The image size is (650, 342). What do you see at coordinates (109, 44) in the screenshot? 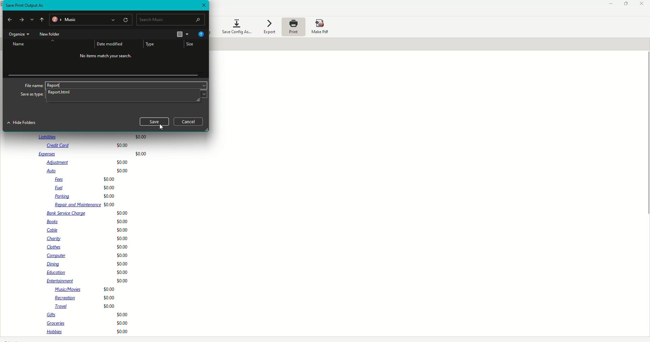
I see `Date Modified` at bounding box center [109, 44].